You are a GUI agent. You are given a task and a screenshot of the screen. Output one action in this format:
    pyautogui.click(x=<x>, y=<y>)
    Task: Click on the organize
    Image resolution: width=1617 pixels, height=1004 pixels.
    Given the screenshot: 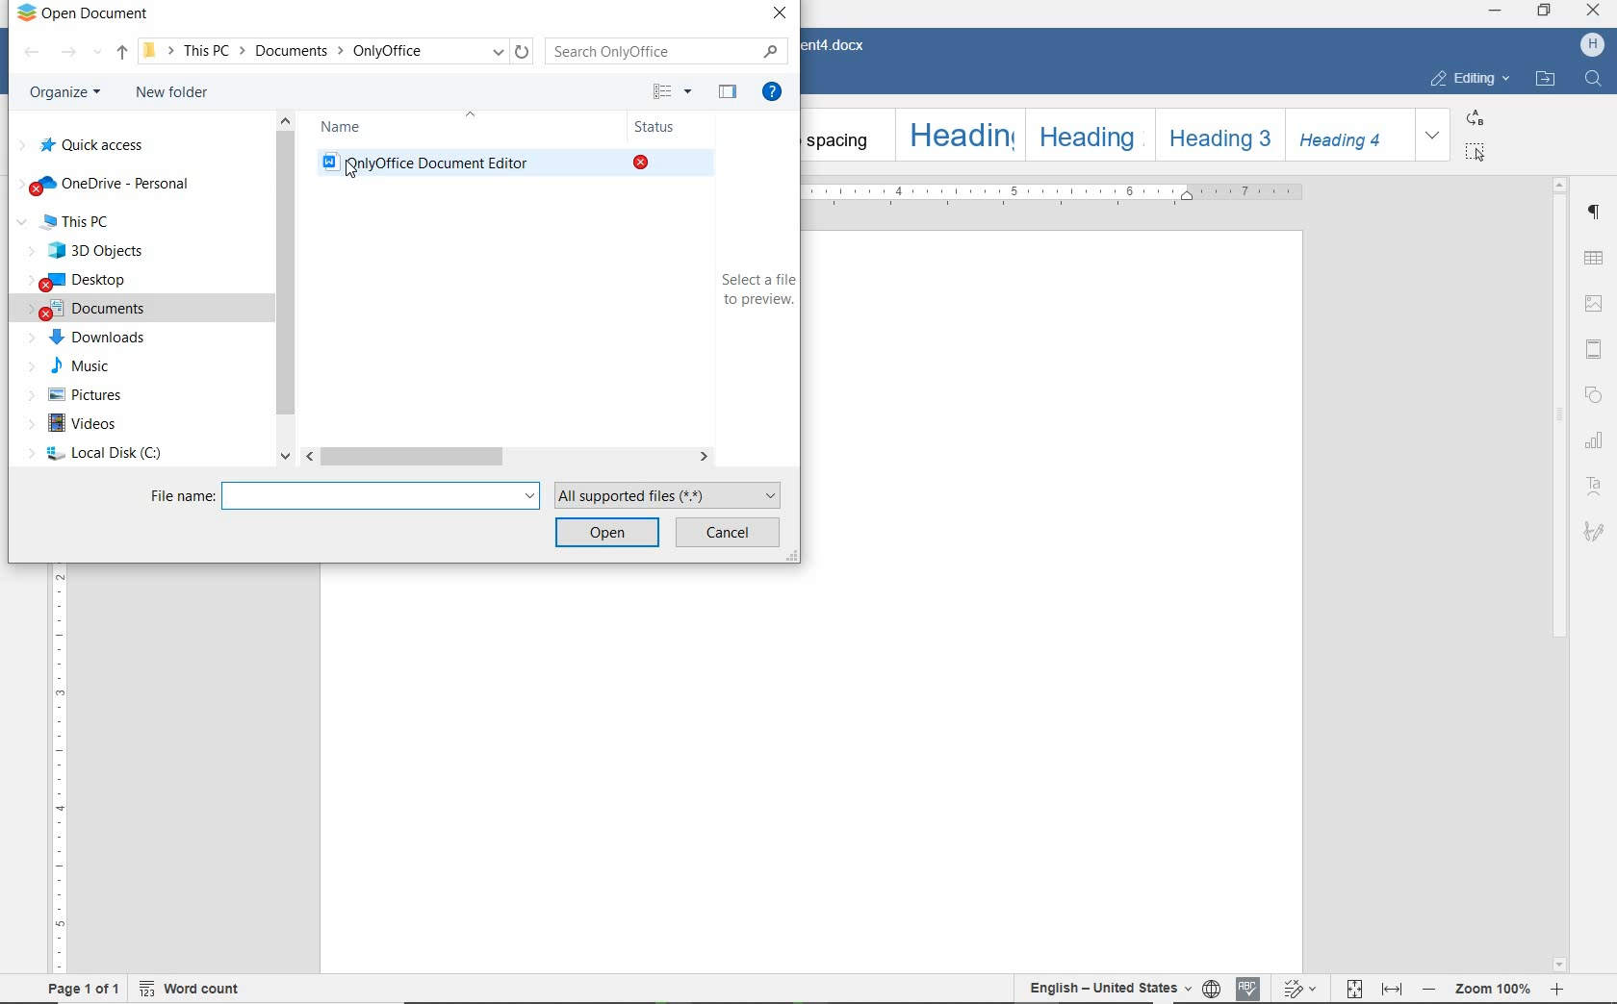 What is the action you would take?
    pyautogui.click(x=67, y=93)
    